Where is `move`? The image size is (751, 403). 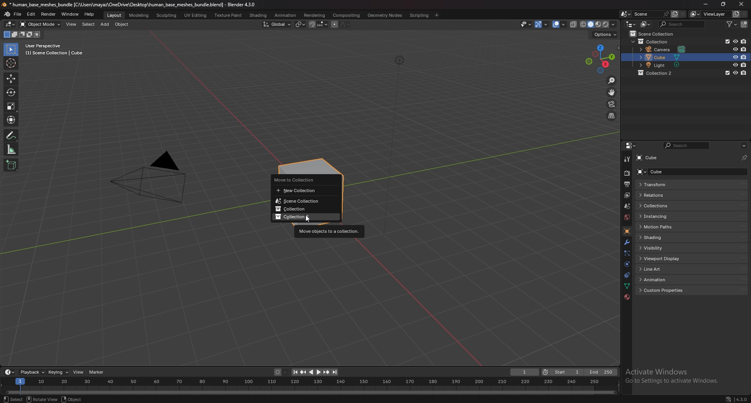 move is located at coordinates (613, 92).